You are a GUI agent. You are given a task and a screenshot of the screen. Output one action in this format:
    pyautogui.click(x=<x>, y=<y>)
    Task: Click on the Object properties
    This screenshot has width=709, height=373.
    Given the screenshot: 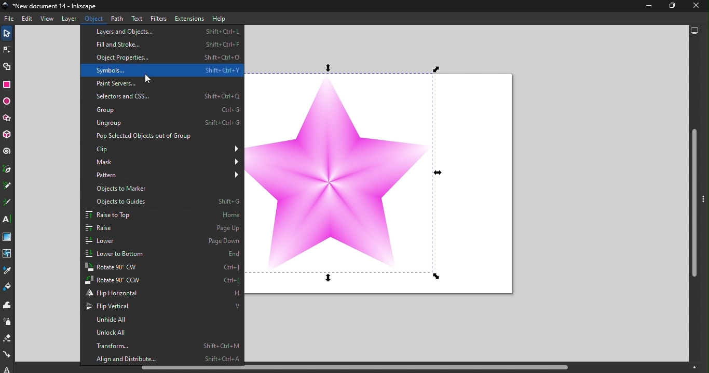 What is the action you would take?
    pyautogui.click(x=162, y=58)
    